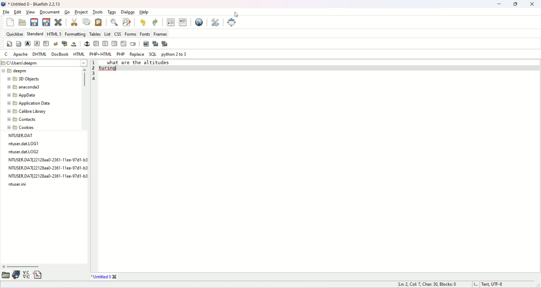 This screenshot has height=288, width=541. Describe the element at coordinates (107, 33) in the screenshot. I see `list` at that location.